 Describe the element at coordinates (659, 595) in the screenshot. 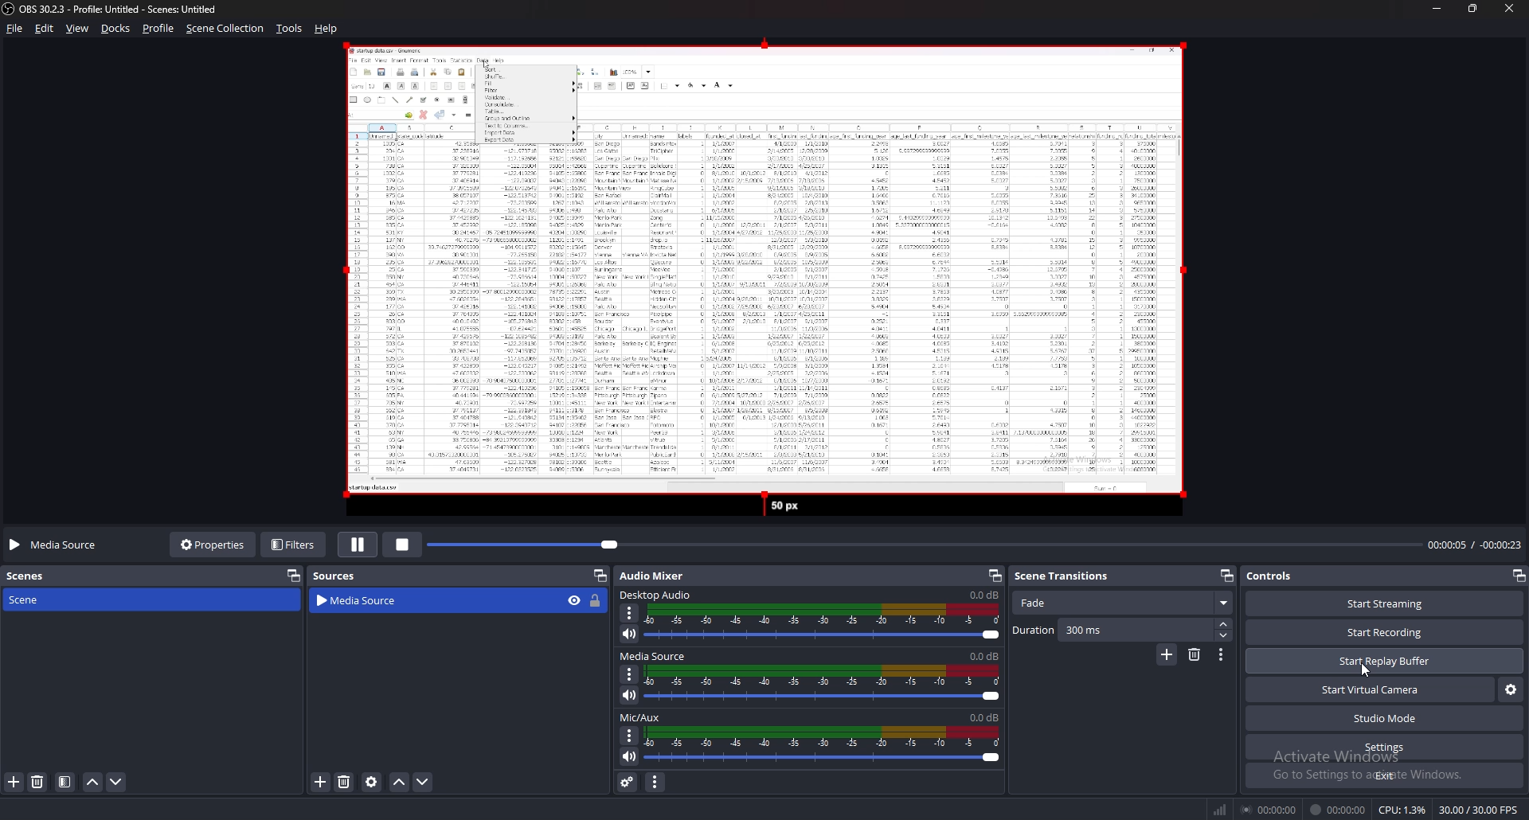

I see `desktop audio` at that location.